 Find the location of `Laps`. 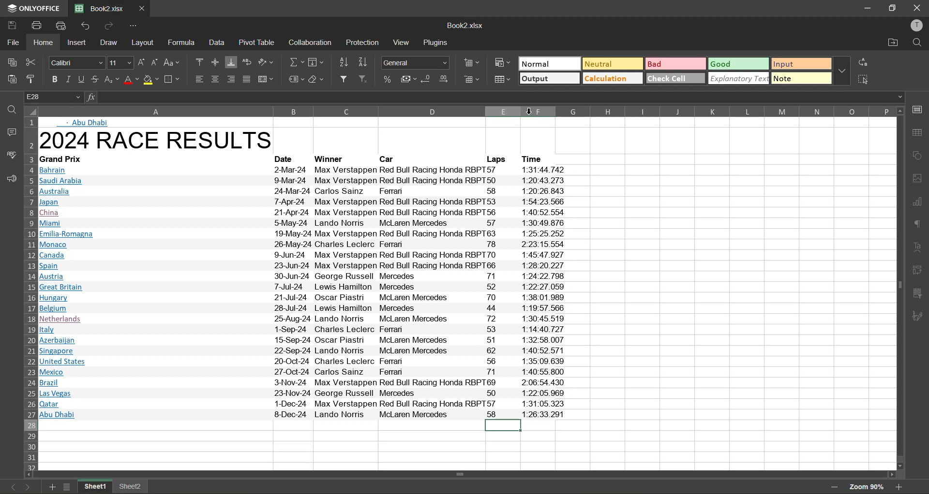

Laps is located at coordinates (494, 159).